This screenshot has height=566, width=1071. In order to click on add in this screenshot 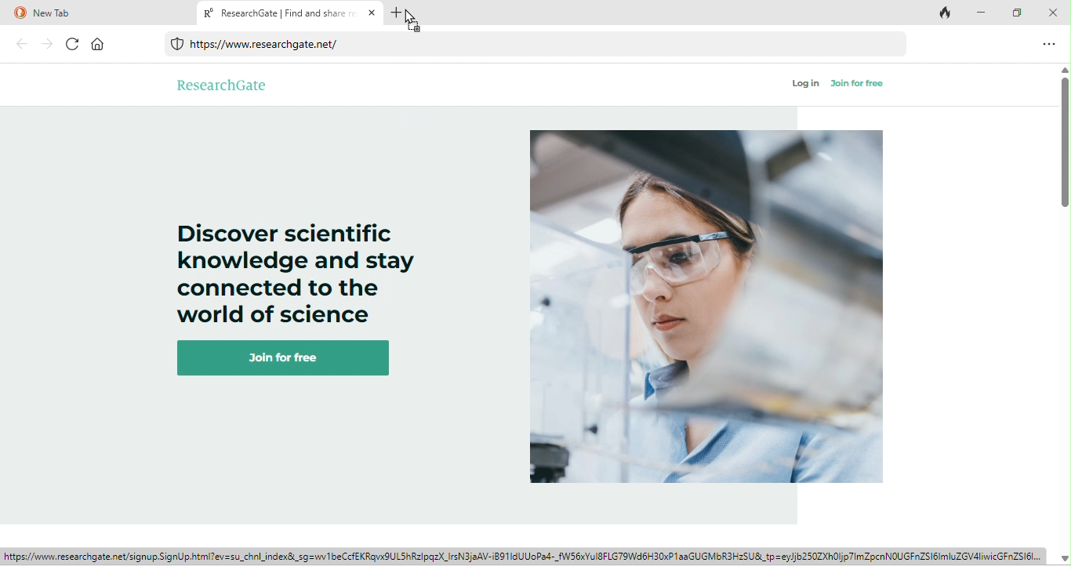, I will do `click(403, 12)`.